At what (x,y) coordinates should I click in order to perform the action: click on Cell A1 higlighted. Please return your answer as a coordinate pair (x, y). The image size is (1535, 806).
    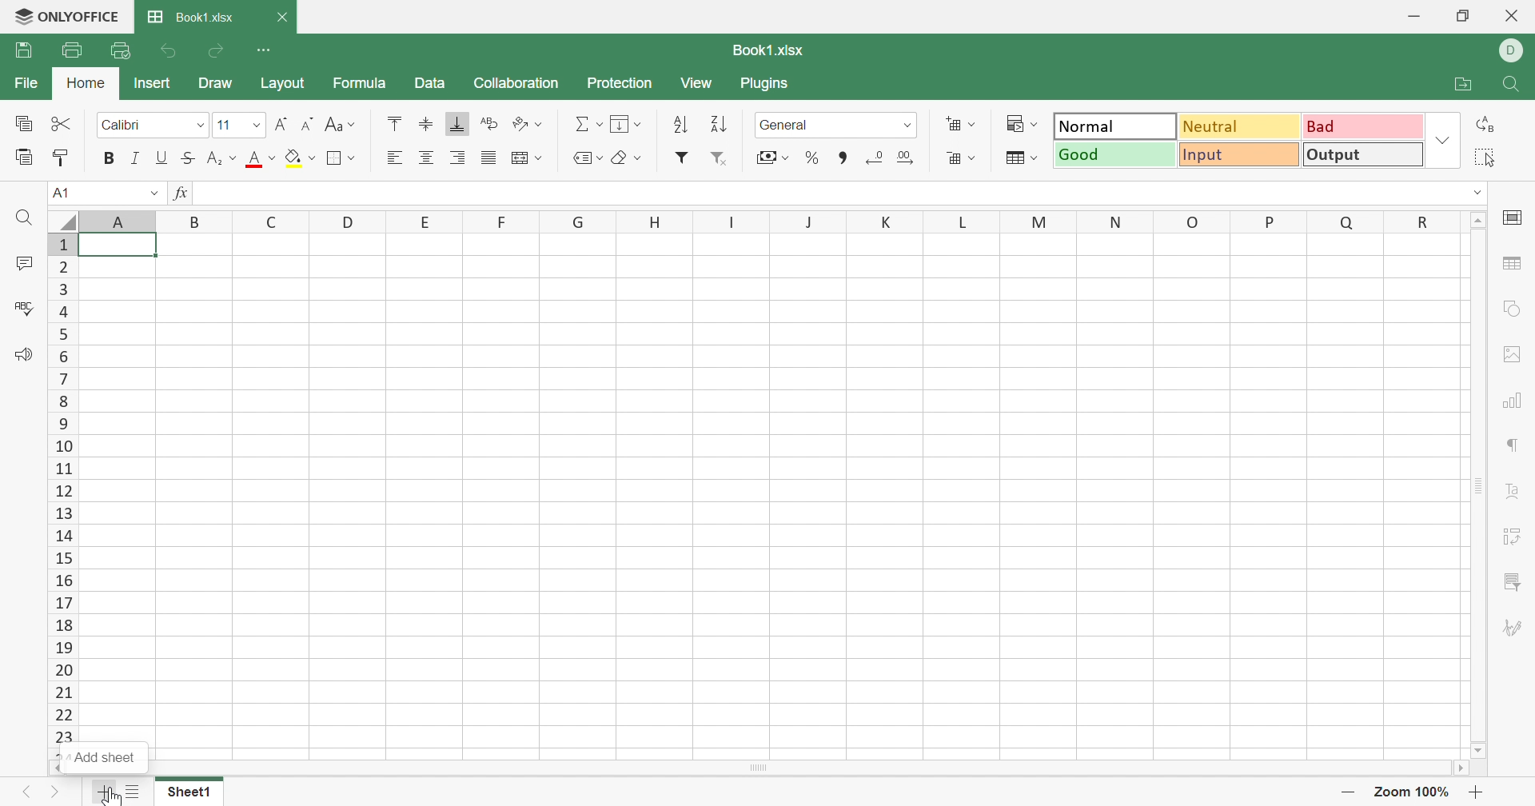
    Looking at the image, I should click on (123, 246).